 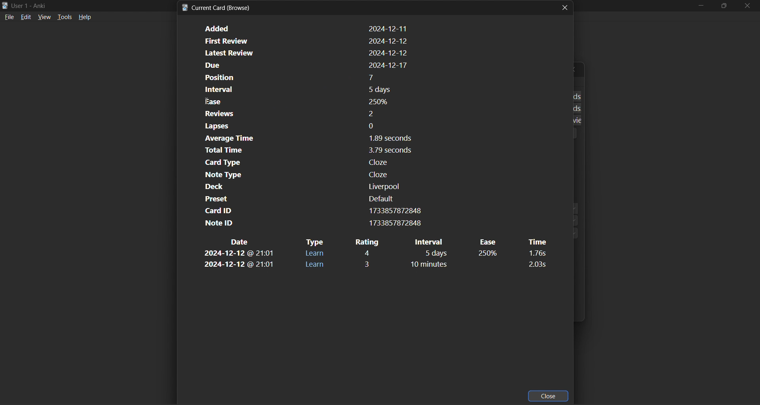 I want to click on rating, so click(x=367, y=242).